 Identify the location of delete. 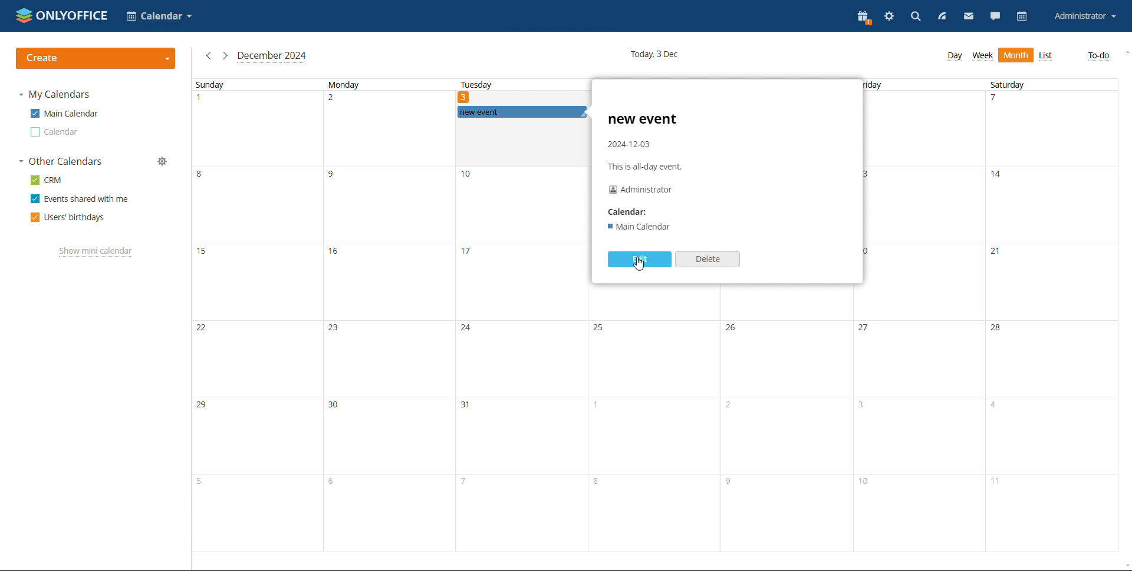
(707, 259).